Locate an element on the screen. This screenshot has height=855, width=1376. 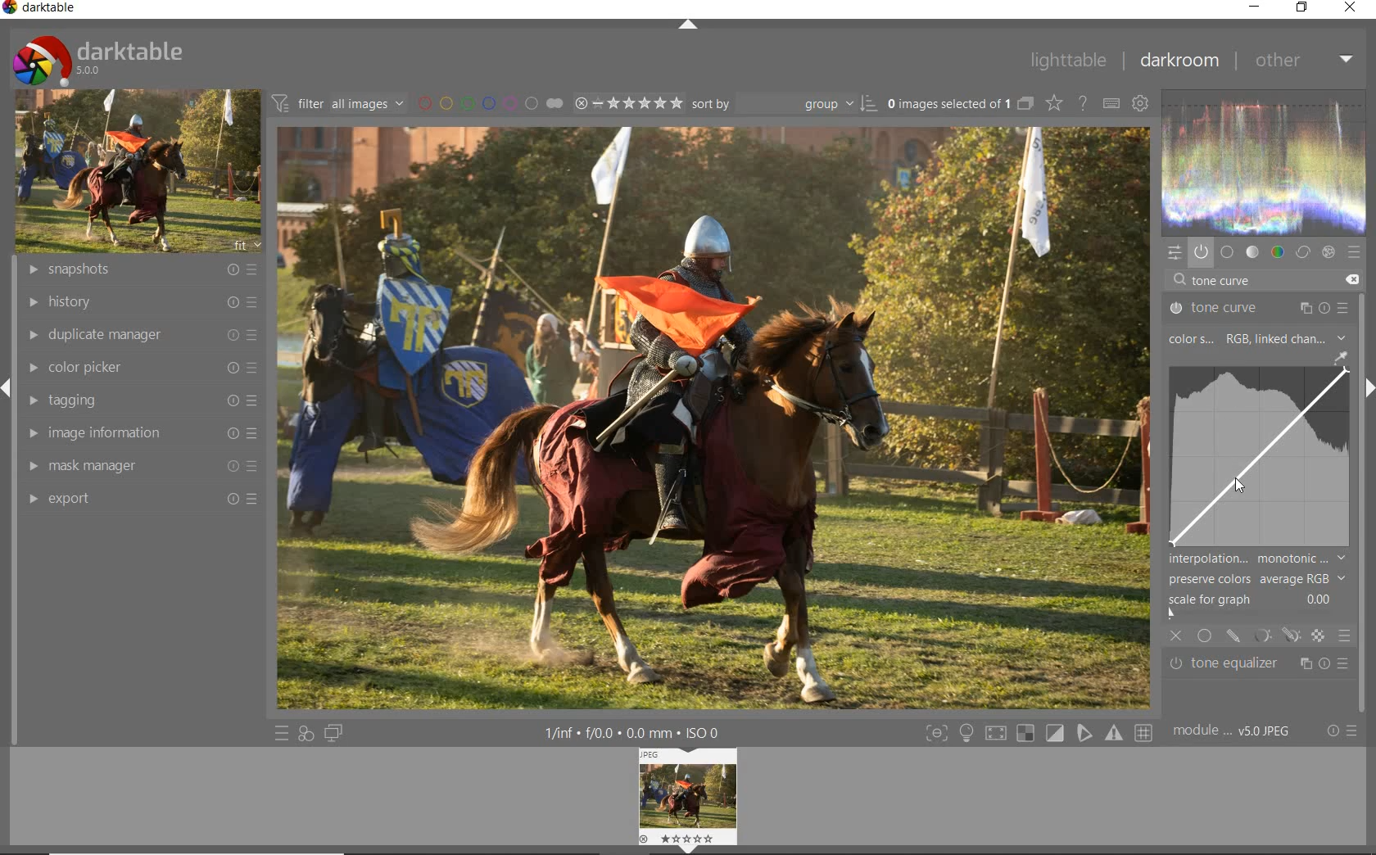
waveform is located at coordinates (1265, 161).